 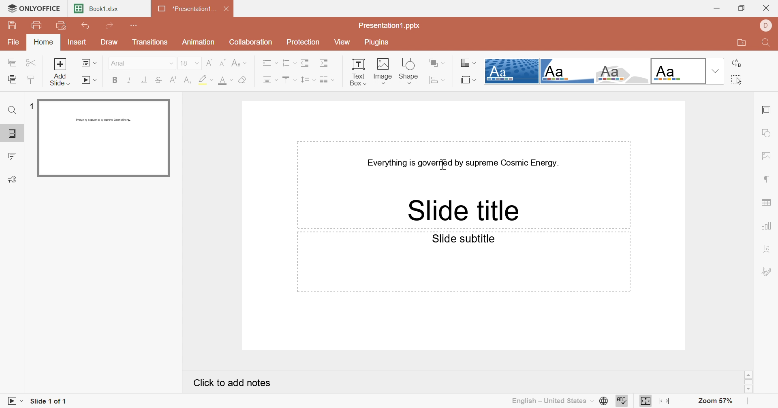 What do you see at coordinates (767, 8) in the screenshot?
I see `Close` at bounding box center [767, 8].